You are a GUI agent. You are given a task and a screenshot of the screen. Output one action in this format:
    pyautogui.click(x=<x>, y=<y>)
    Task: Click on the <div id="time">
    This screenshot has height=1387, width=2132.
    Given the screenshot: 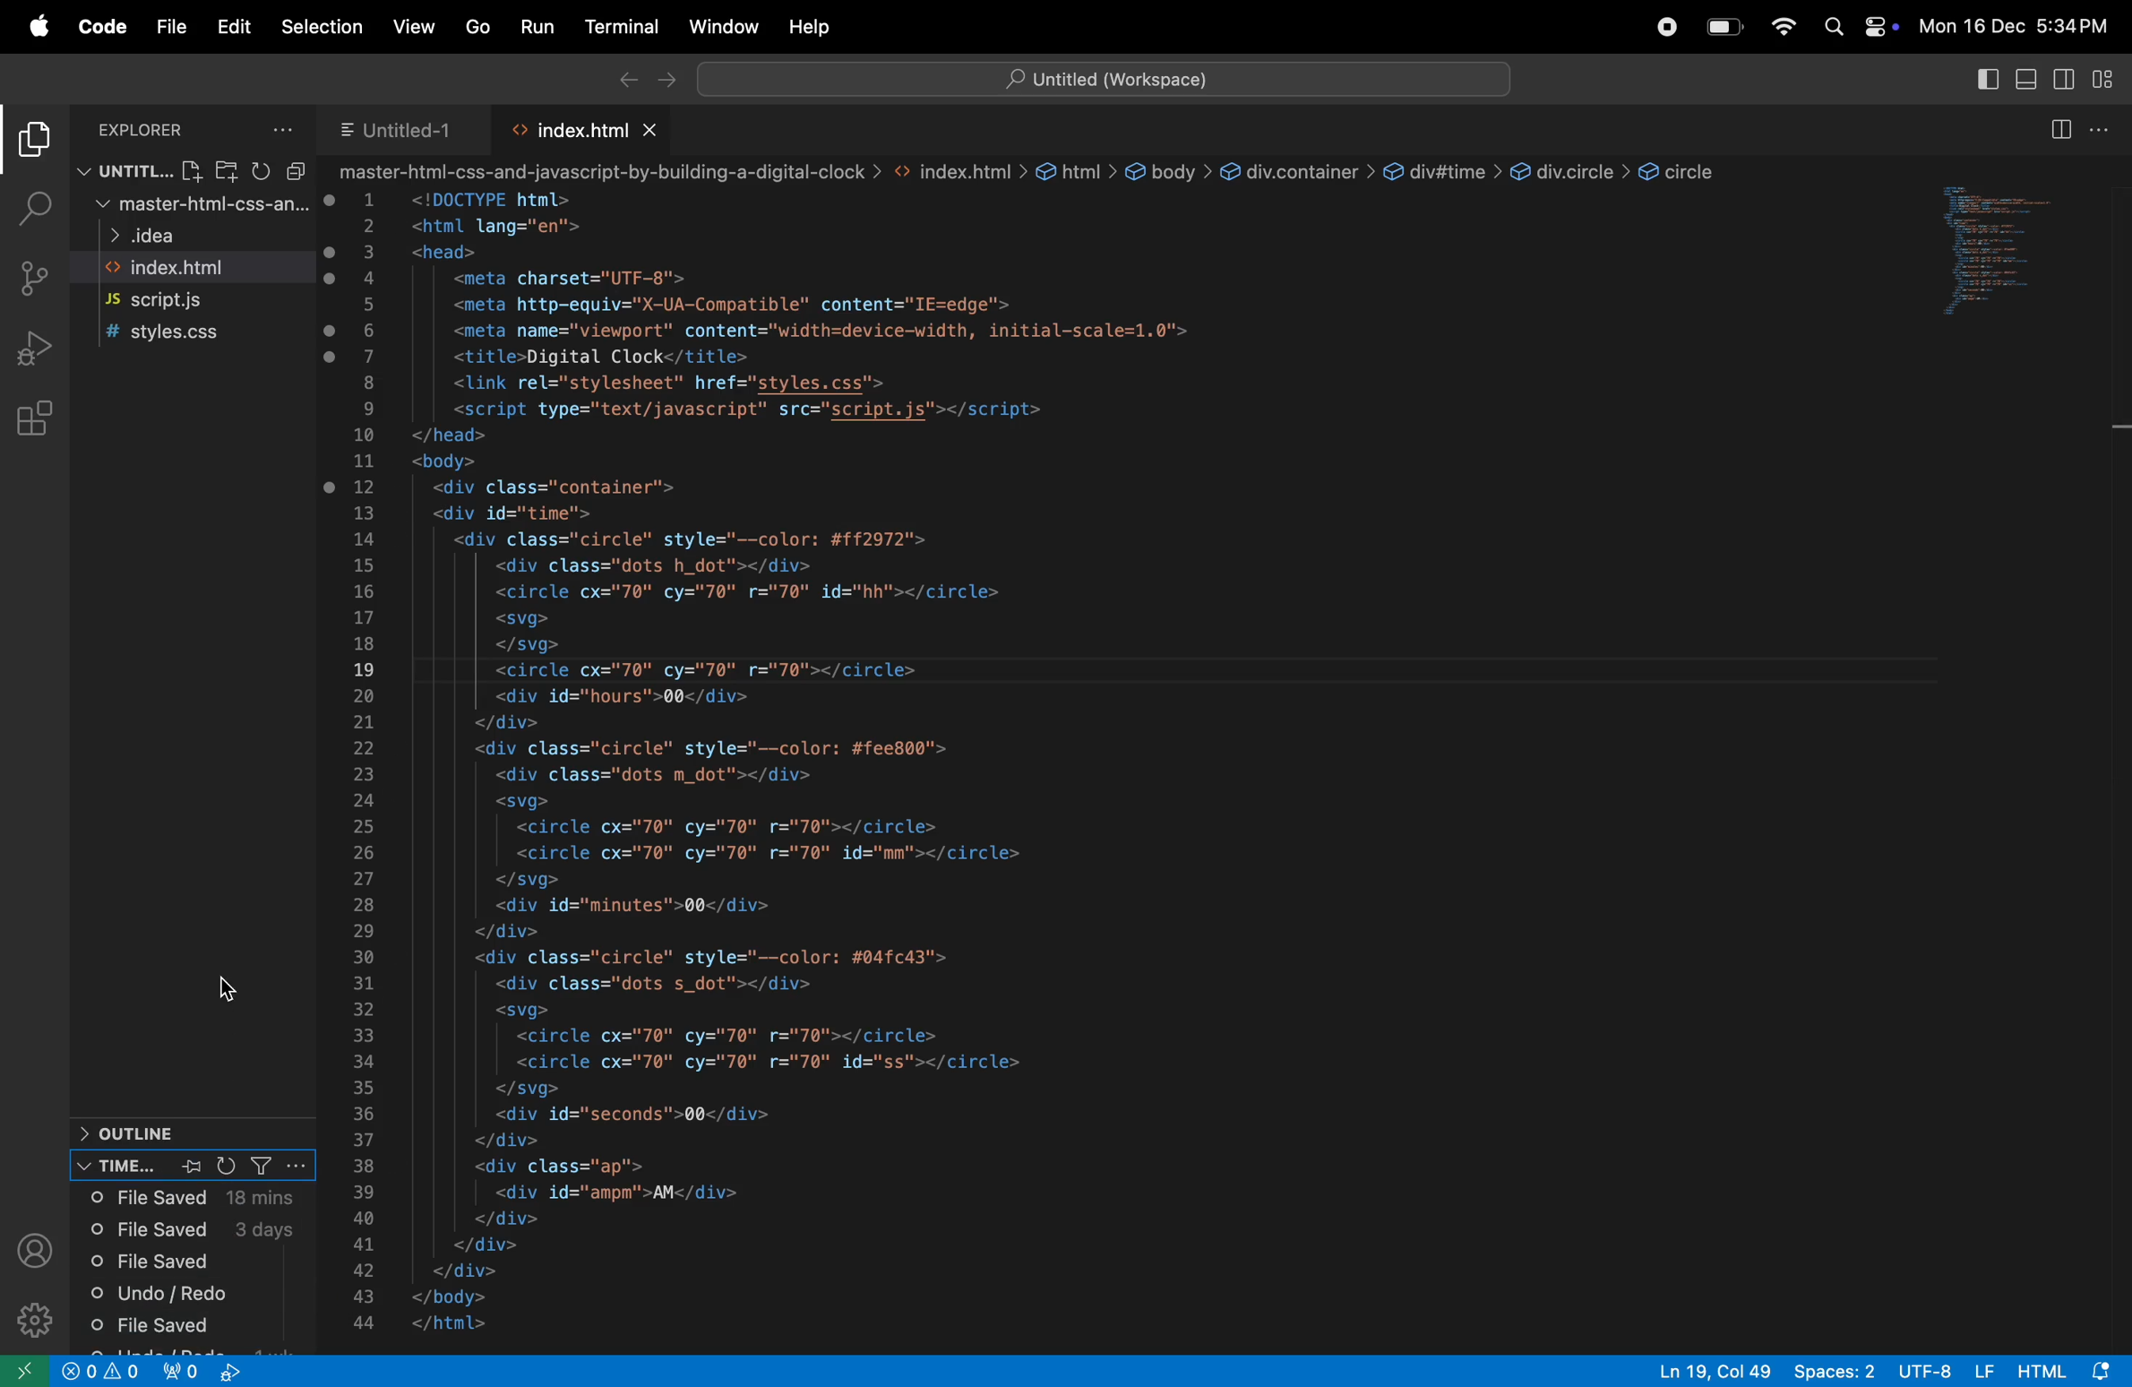 What is the action you would take?
    pyautogui.click(x=512, y=514)
    